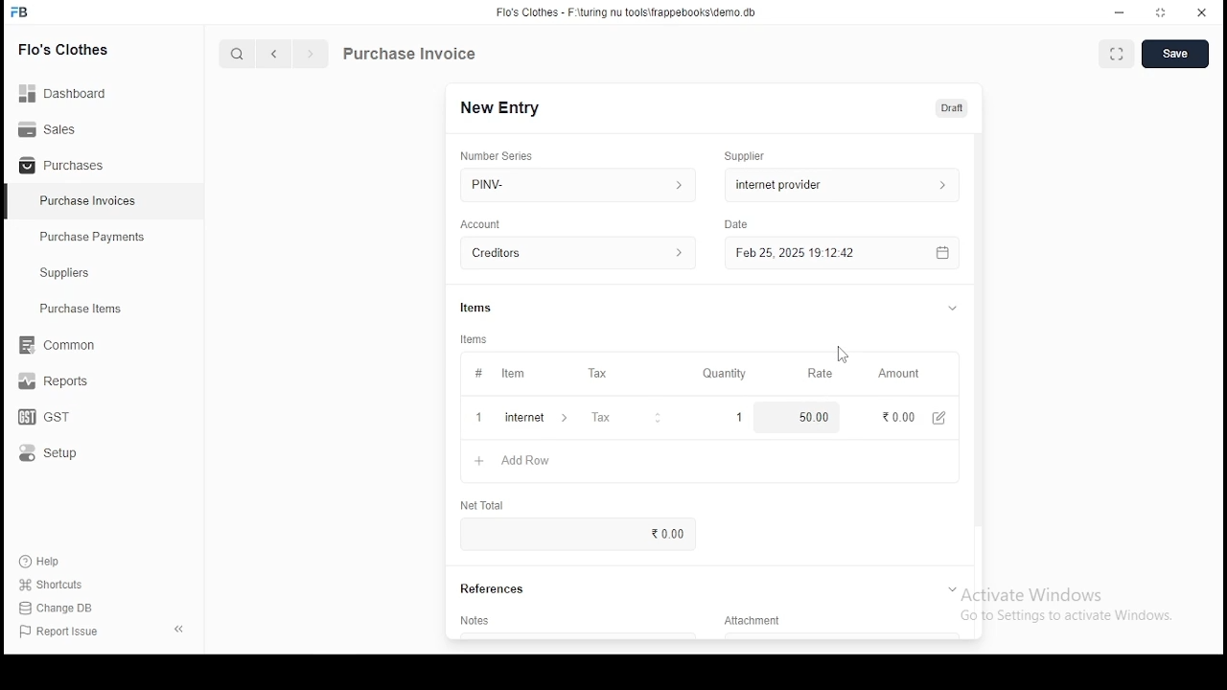  What do you see at coordinates (62, 166) in the screenshot?
I see `Purchases` at bounding box center [62, 166].